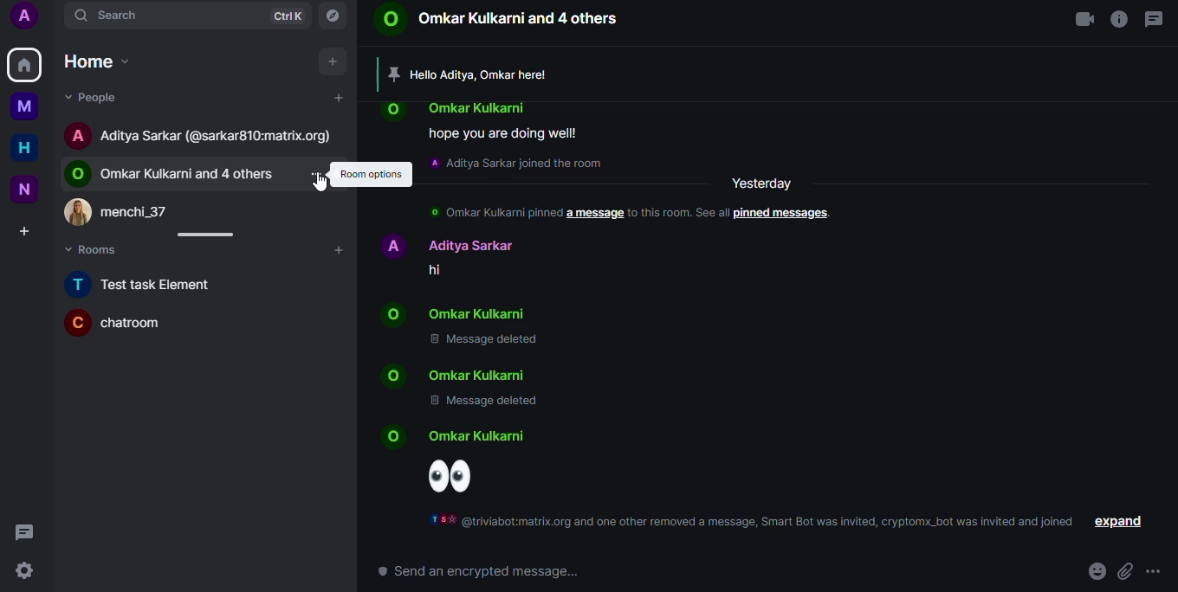 The width and height of the screenshot is (1178, 592). What do you see at coordinates (1155, 19) in the screenshot?
I see `message` at bounding box center [1155, 19].